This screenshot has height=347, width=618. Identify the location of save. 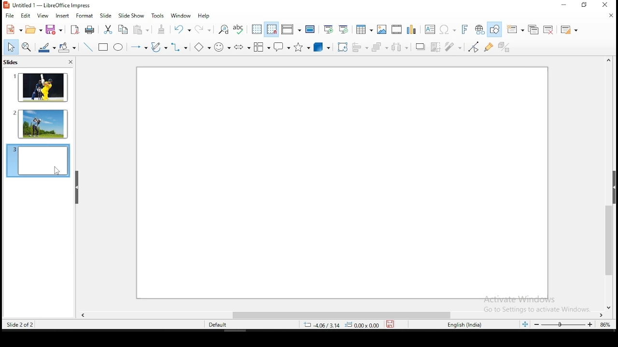
(55, 30).